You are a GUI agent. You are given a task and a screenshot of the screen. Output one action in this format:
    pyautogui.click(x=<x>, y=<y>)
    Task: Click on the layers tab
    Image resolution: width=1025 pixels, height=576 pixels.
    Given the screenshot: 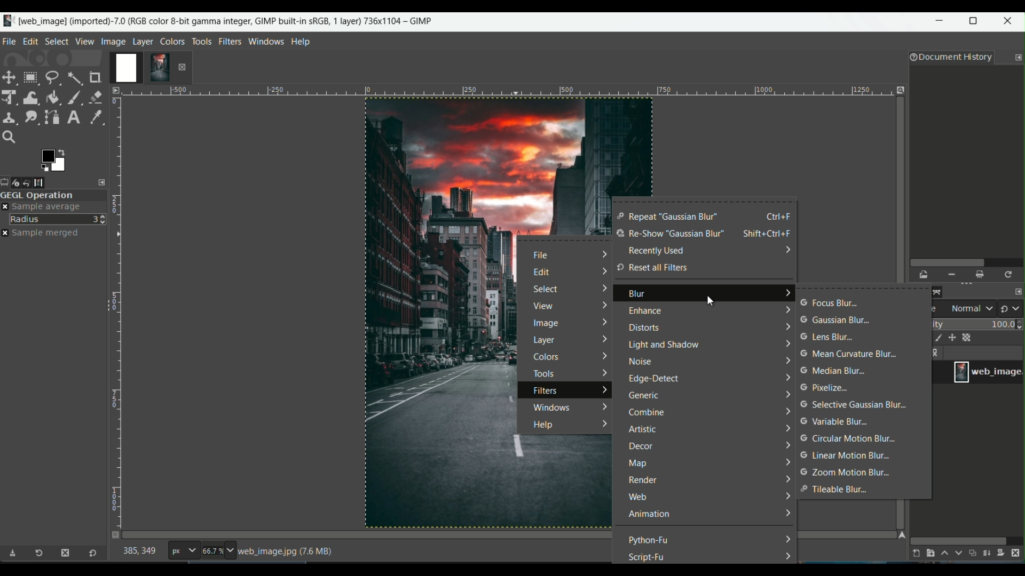 What is the action you would take?
    pyautogui.click(x=144, y=41)
    